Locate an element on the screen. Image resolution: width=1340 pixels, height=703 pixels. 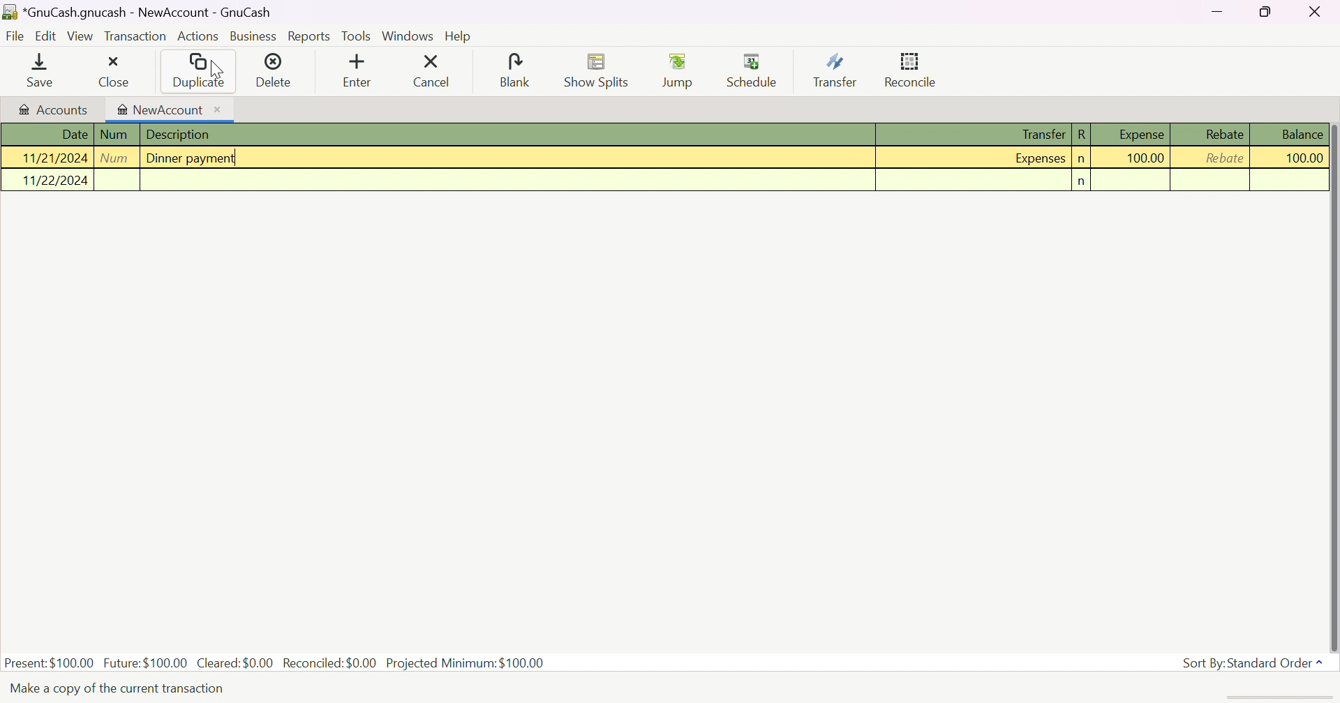
Transaction is located at coordinates (136, 37).